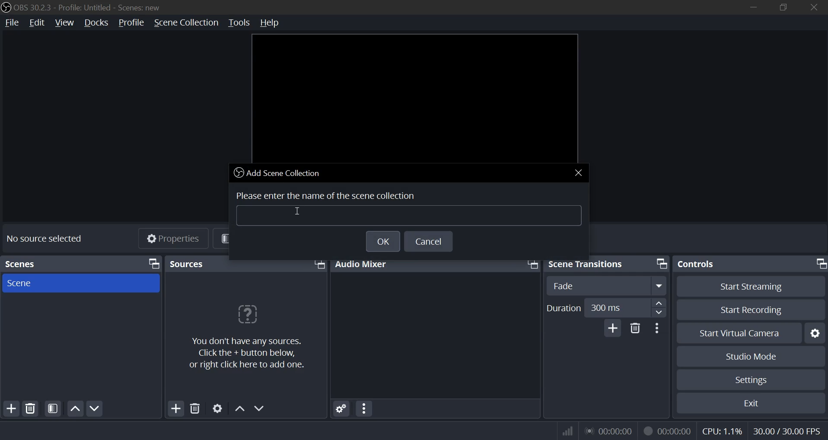 The height and width of the screenshot is (440, 828). I want to click on docks, so click(96, 24).